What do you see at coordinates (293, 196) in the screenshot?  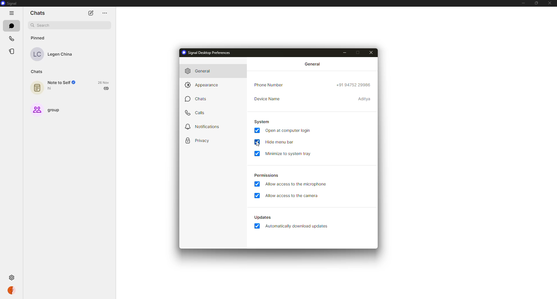 I see `allow access to camera` at bounding box center [293, 196].